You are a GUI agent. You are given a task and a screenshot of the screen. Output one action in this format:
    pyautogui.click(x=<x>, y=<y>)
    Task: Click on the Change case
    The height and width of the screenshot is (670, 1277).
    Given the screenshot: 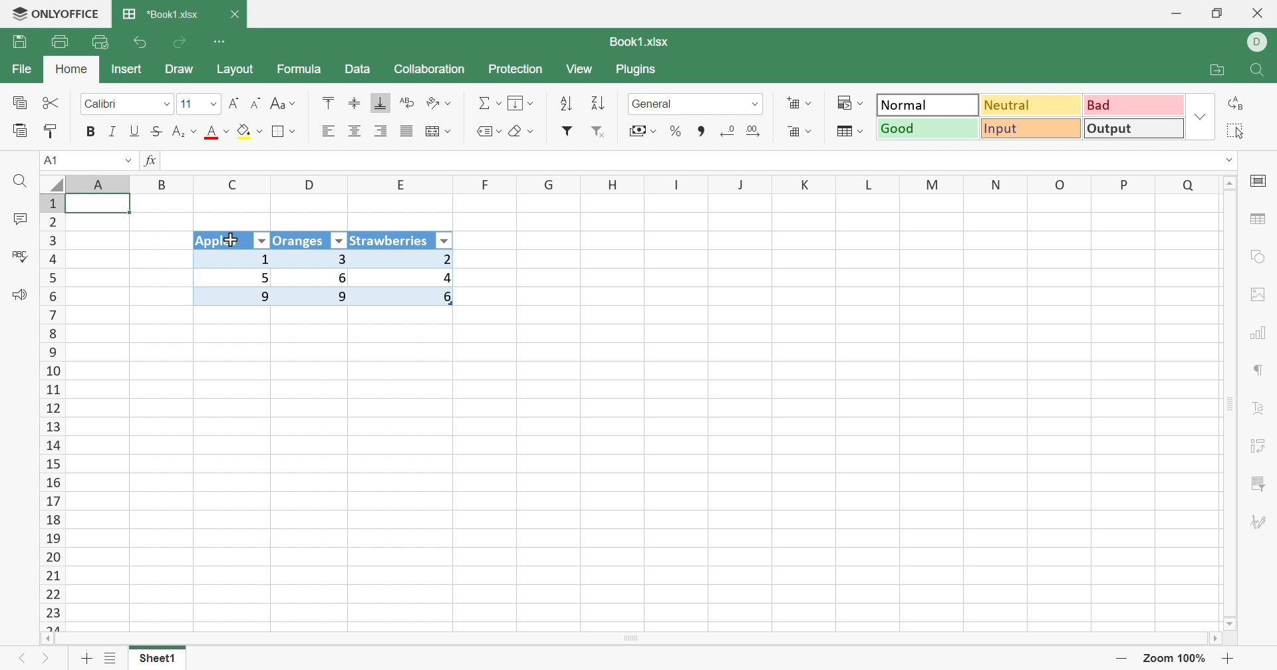 What is the action you would take?
    pyautogui.click(x=283, y=104)
    